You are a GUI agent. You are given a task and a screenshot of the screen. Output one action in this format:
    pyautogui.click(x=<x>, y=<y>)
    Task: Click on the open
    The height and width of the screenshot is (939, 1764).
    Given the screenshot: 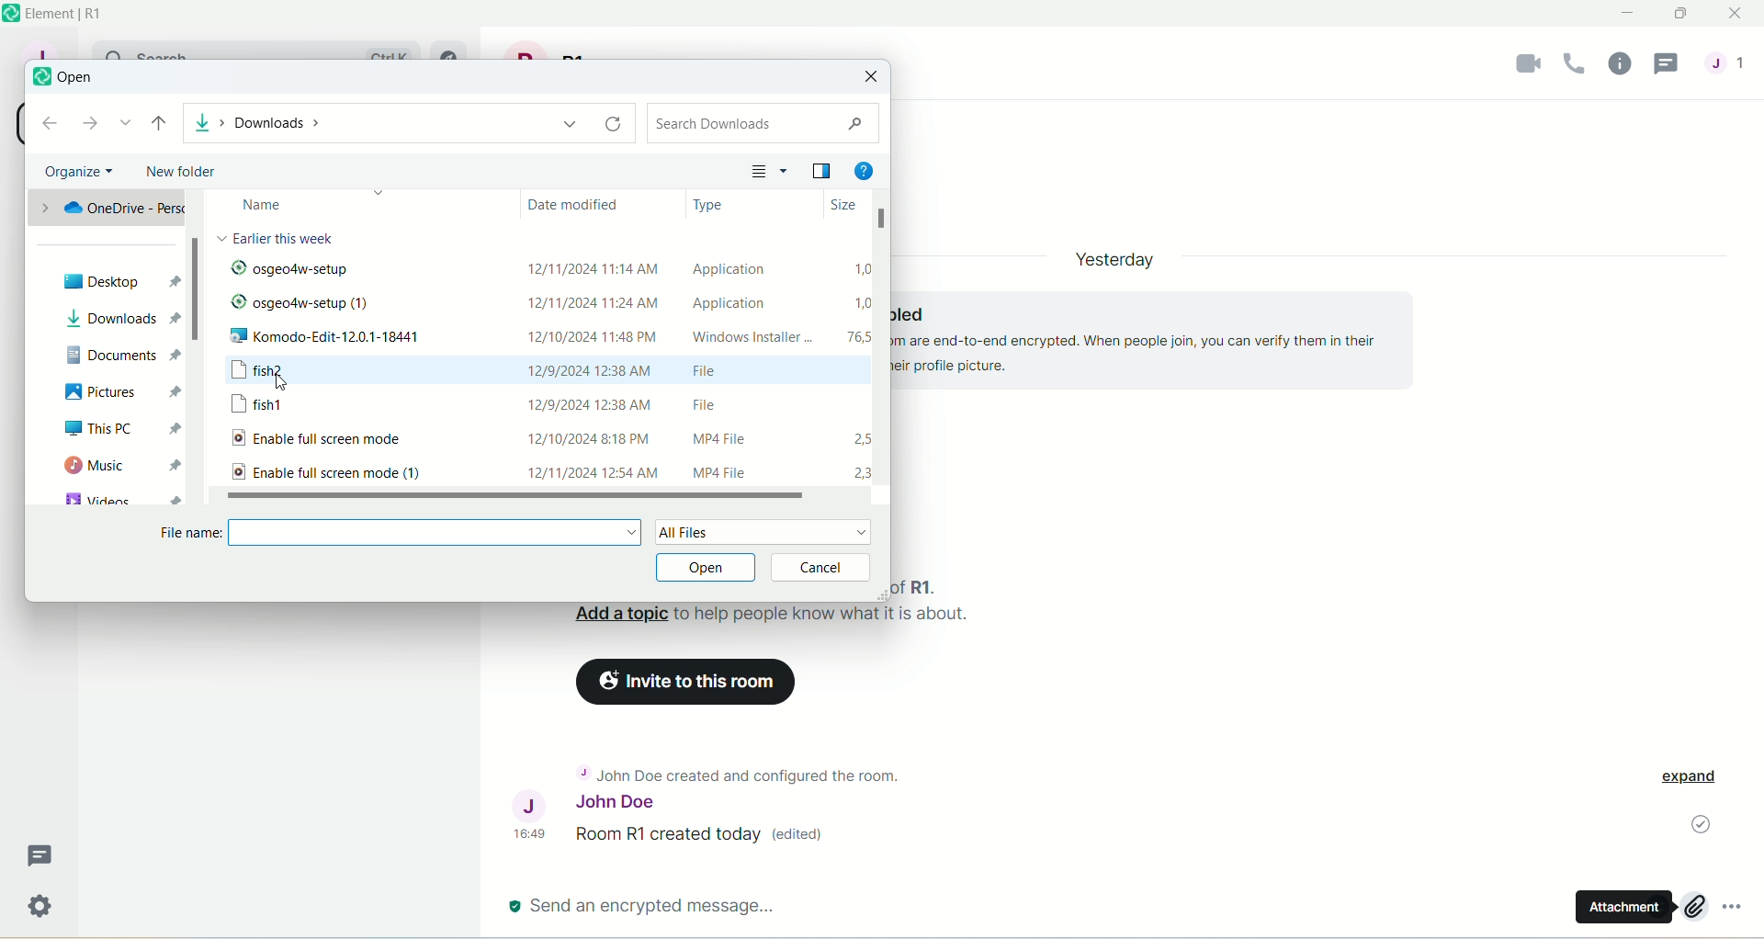 What is the action you would take?
    pyautogui.click(x=75, y=78)
    